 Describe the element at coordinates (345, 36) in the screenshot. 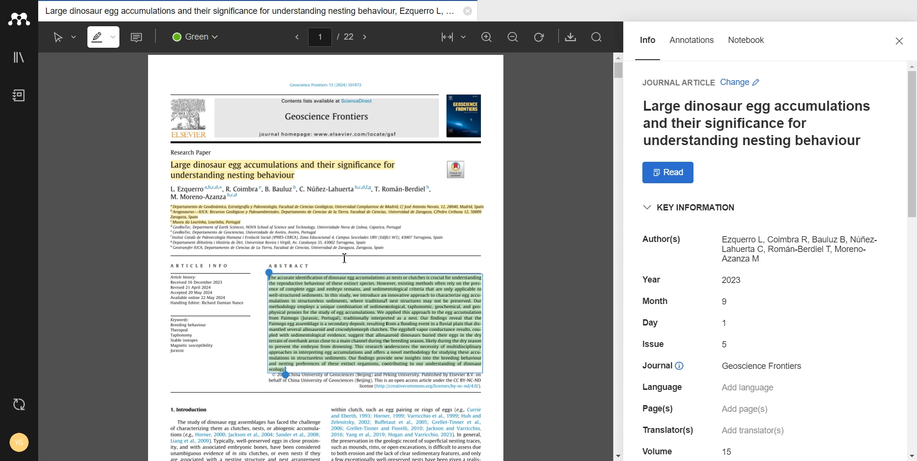

I see `/22` at that location.